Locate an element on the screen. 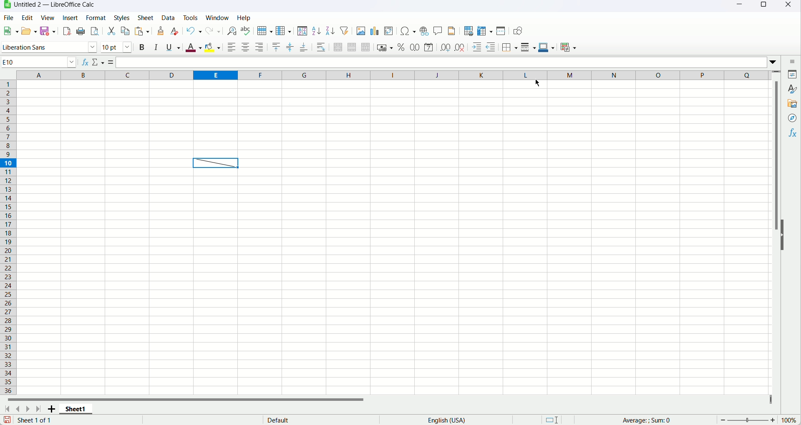  Merge and center is located at coordinates (338, 47).